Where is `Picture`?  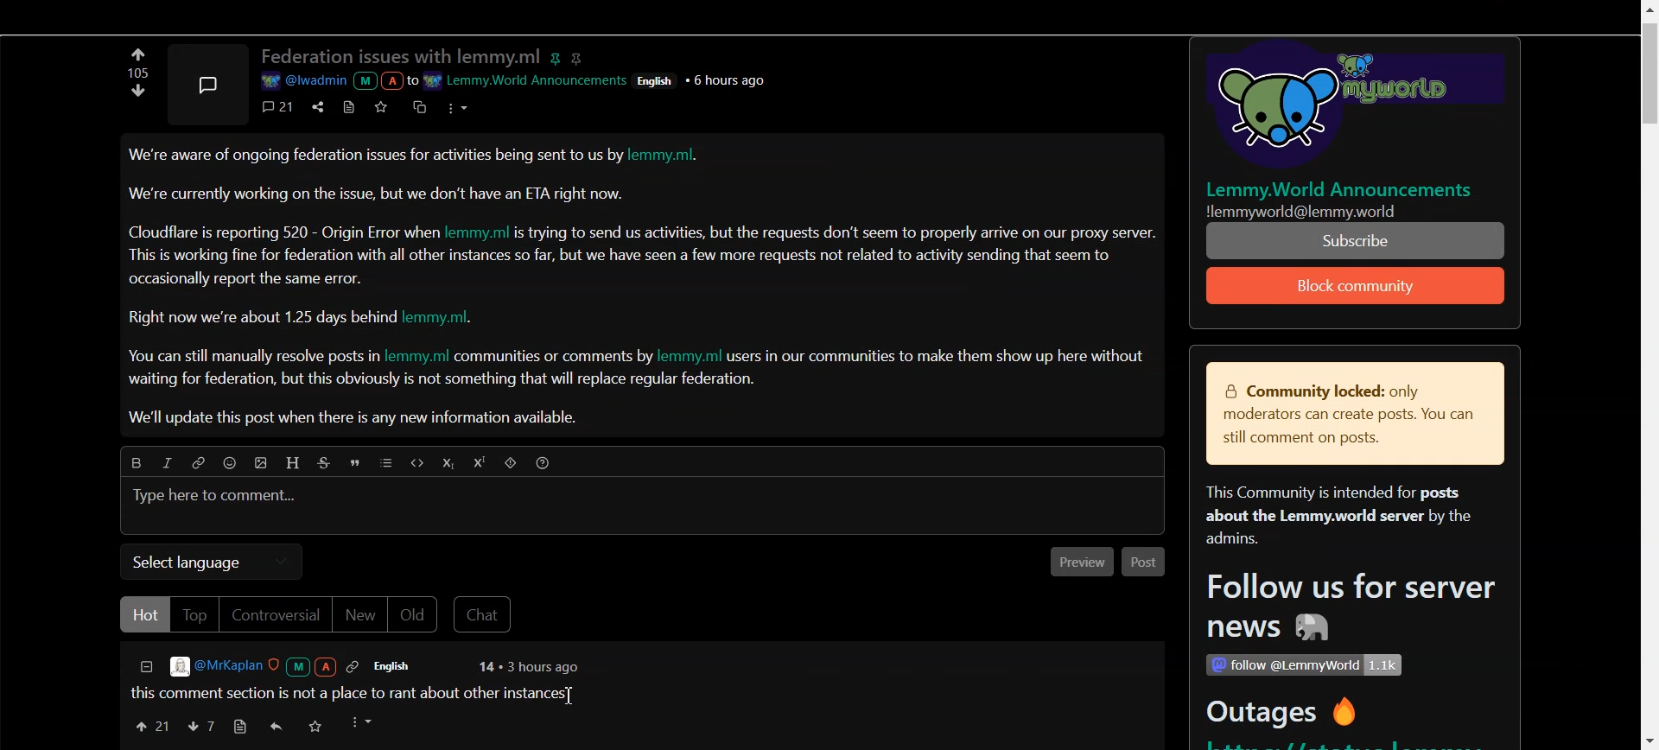 Picture is located at coordinates (207, 81).